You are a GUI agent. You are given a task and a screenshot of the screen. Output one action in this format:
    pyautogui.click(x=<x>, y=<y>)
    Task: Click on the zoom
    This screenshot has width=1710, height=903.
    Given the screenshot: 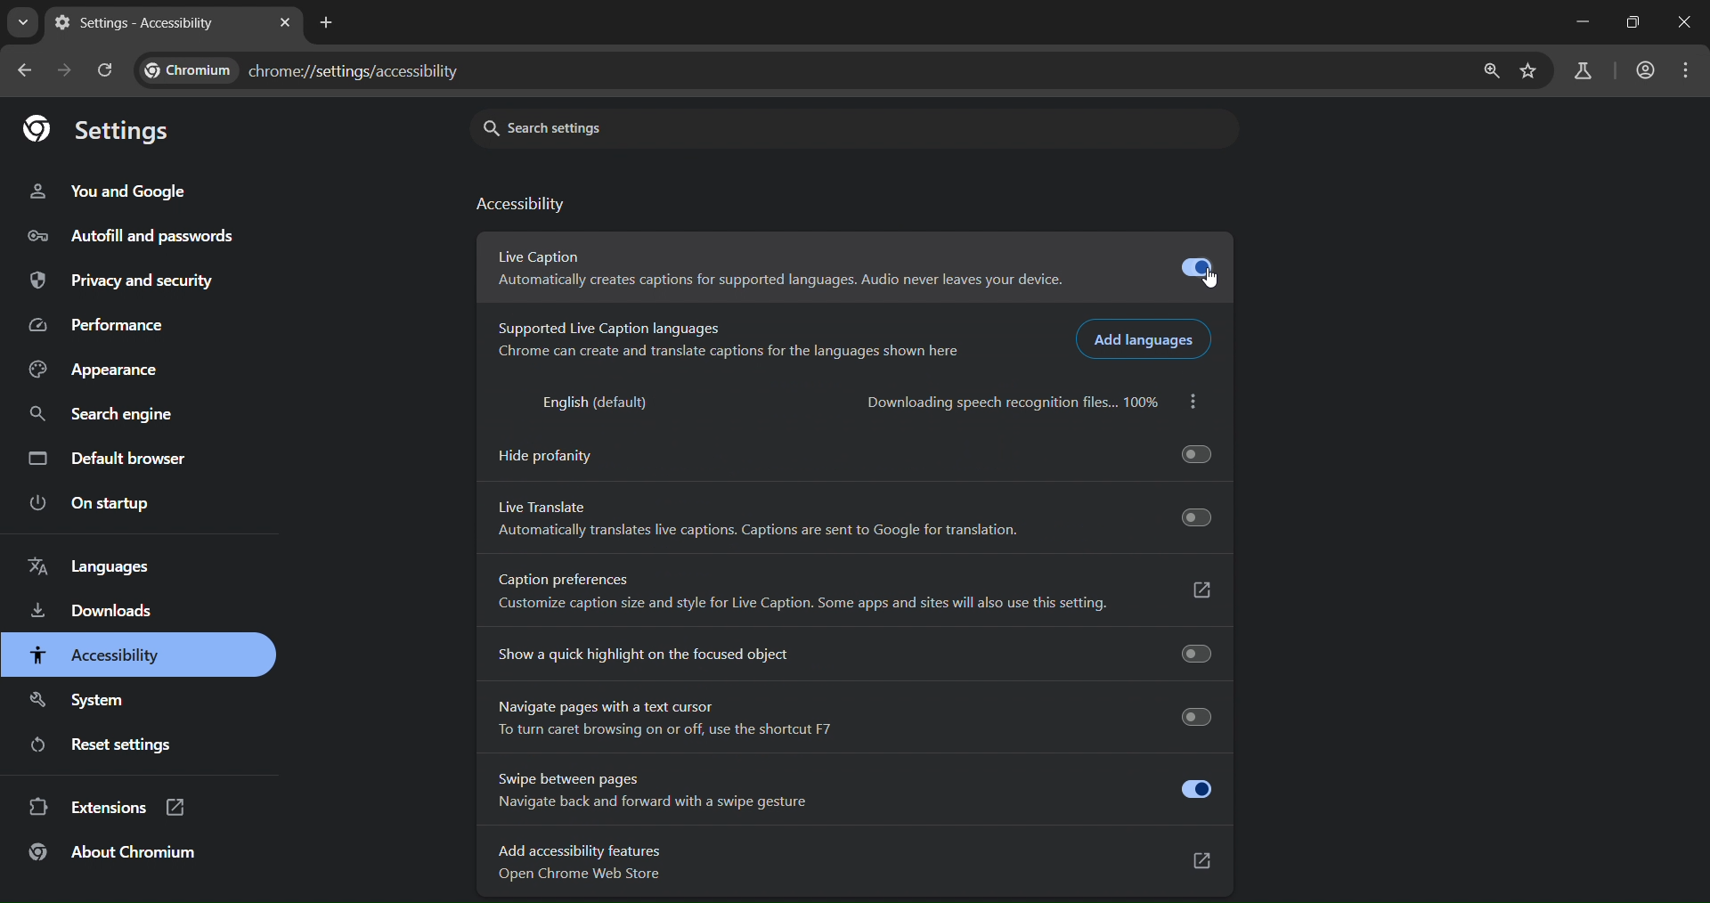 What is the action you would take?
    pyautogui.click(x=1491, y=71)
    